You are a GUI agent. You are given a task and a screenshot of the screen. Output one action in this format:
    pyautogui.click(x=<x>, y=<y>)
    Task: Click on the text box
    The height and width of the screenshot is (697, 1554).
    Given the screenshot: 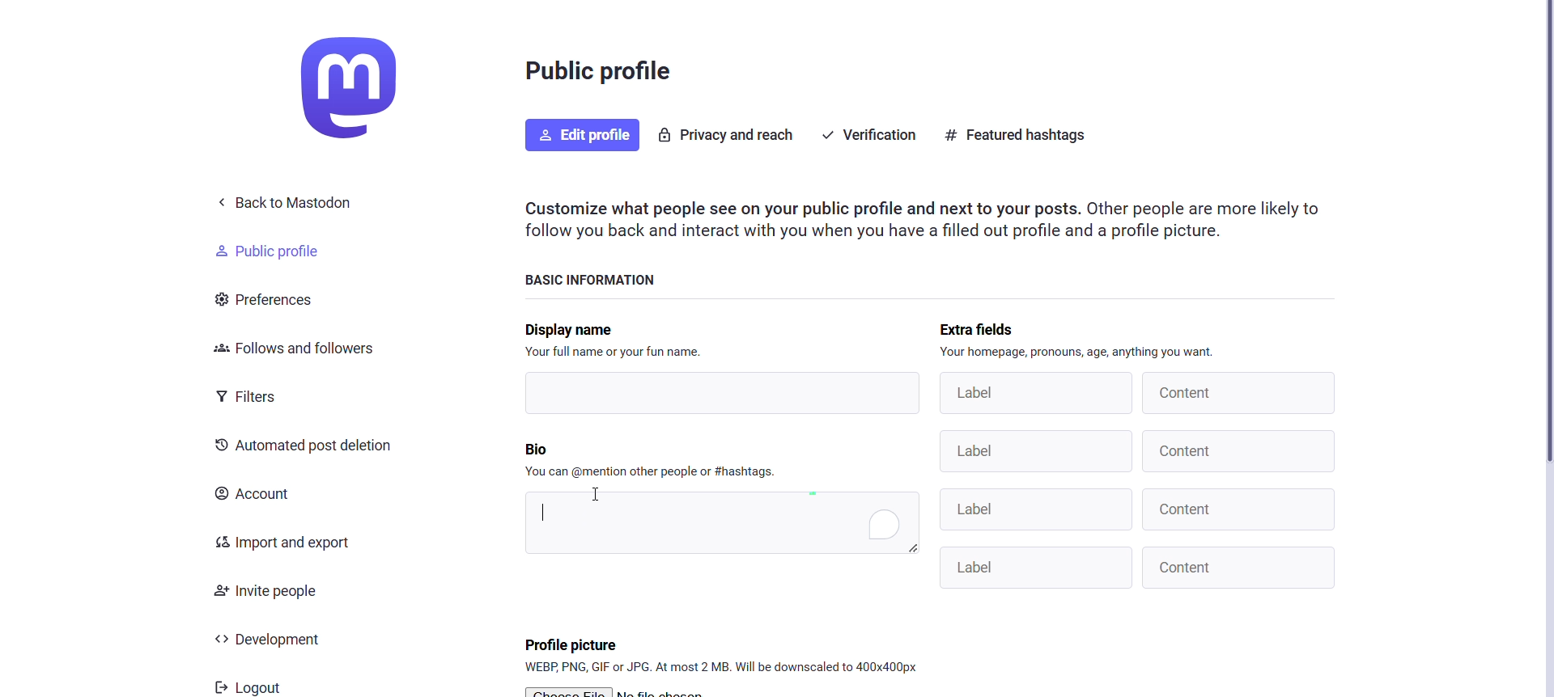 What is the action you would take?
    pyautogui.click(x=720, y=522)
    